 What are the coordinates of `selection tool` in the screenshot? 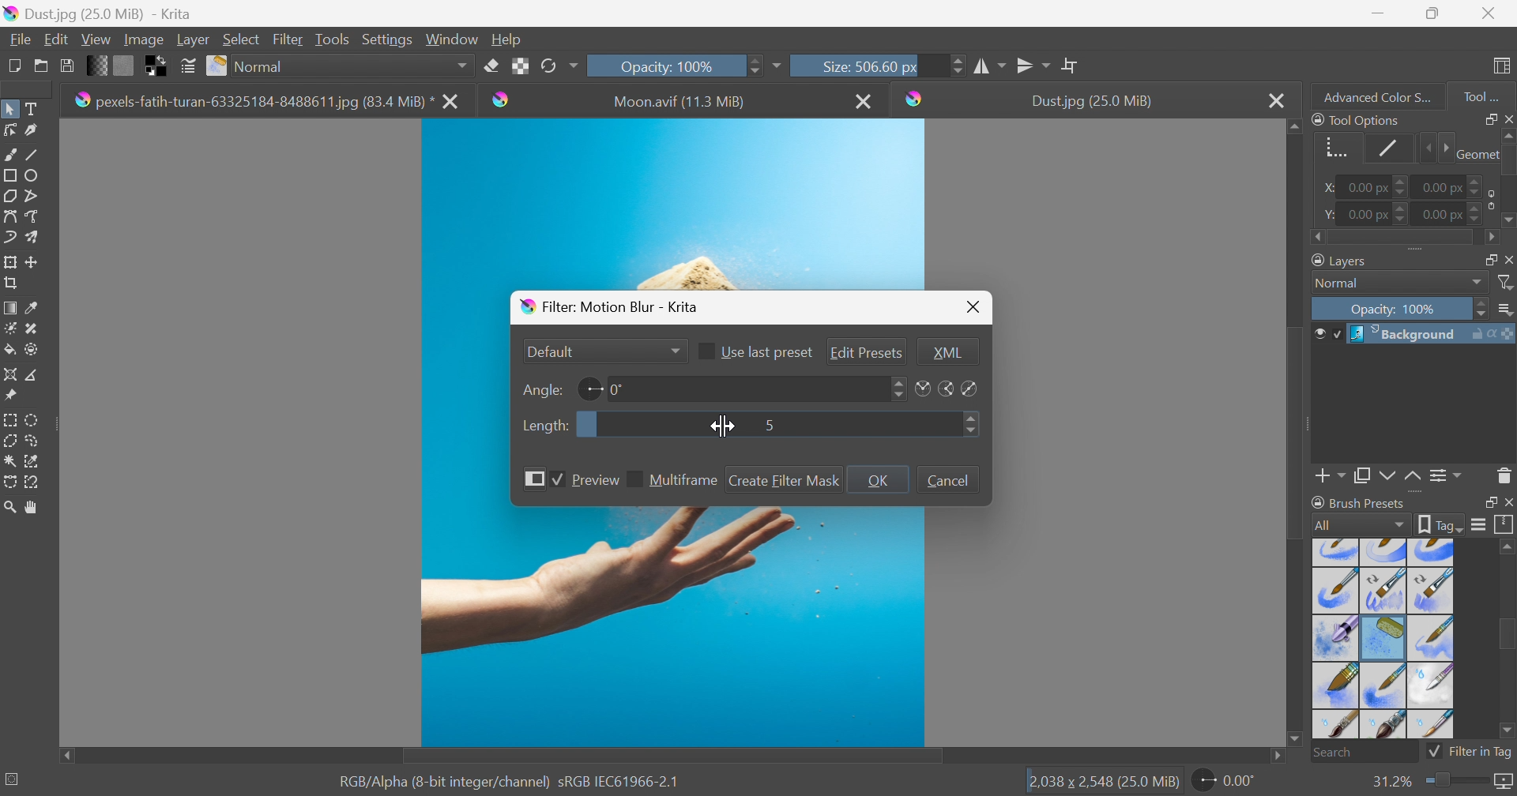 It's located at (9, 484).